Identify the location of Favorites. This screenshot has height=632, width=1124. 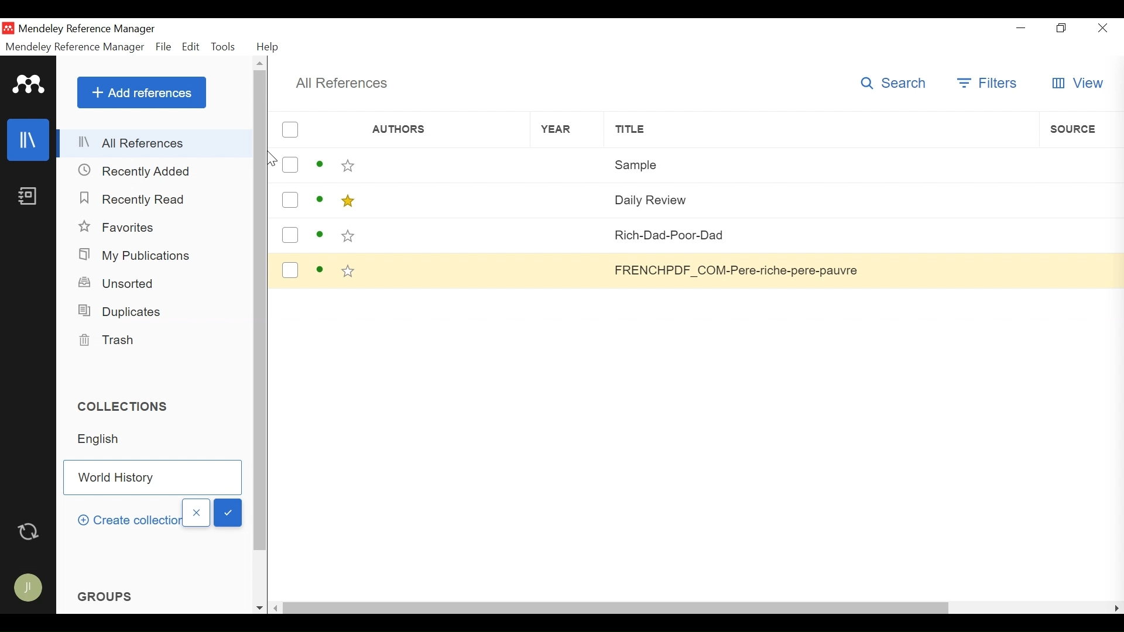
(119, 228).